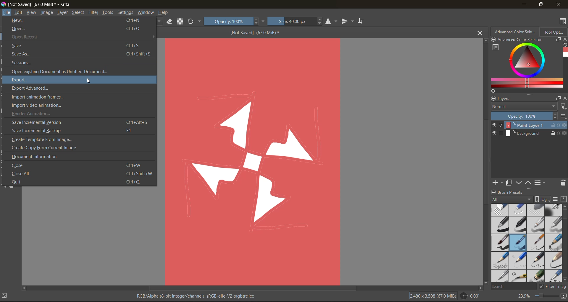  What do you see at coordinates (68, 88) in the screenshot?
I see `export advanced` at bounding box center [68, 88].